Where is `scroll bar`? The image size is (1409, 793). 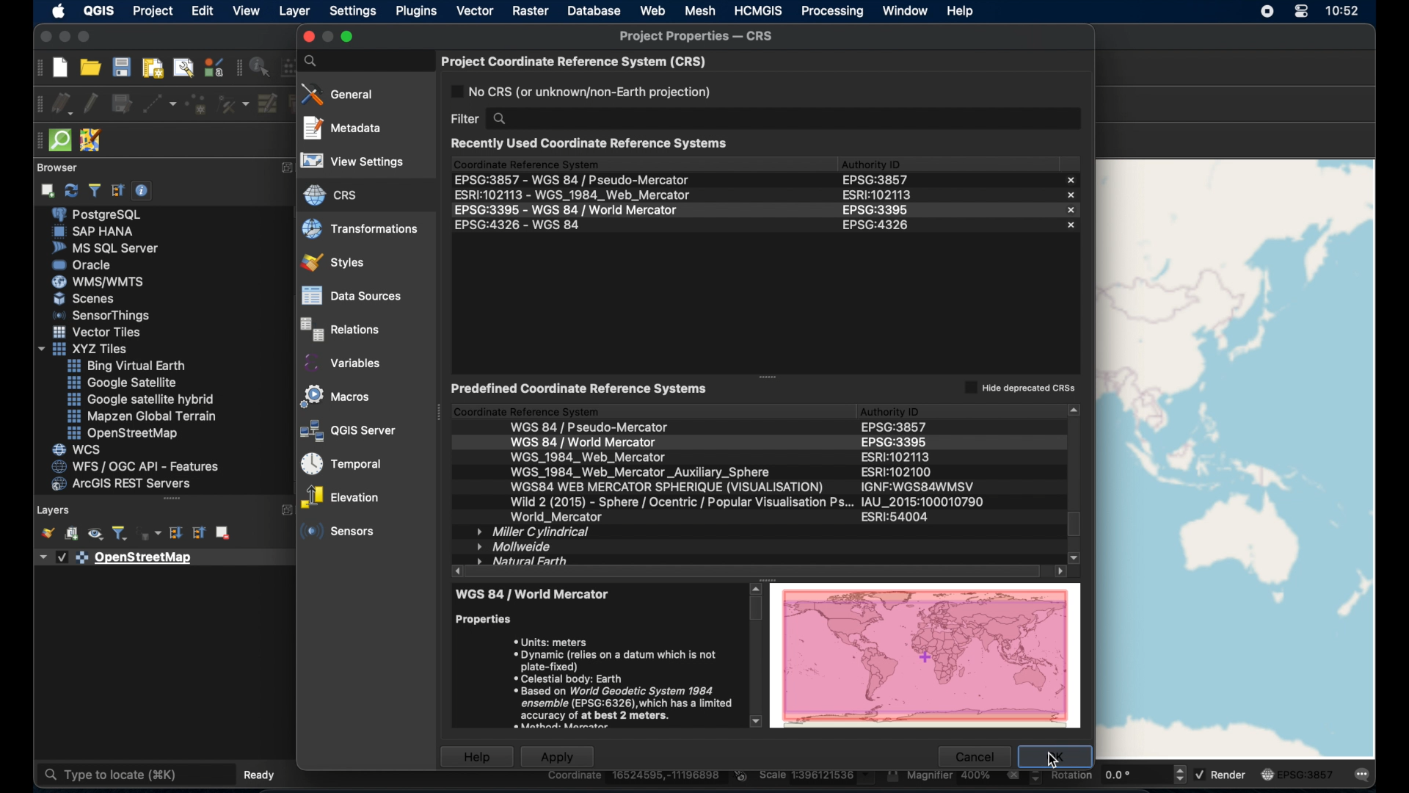 scroll bar is located at coordinates (754, 657).